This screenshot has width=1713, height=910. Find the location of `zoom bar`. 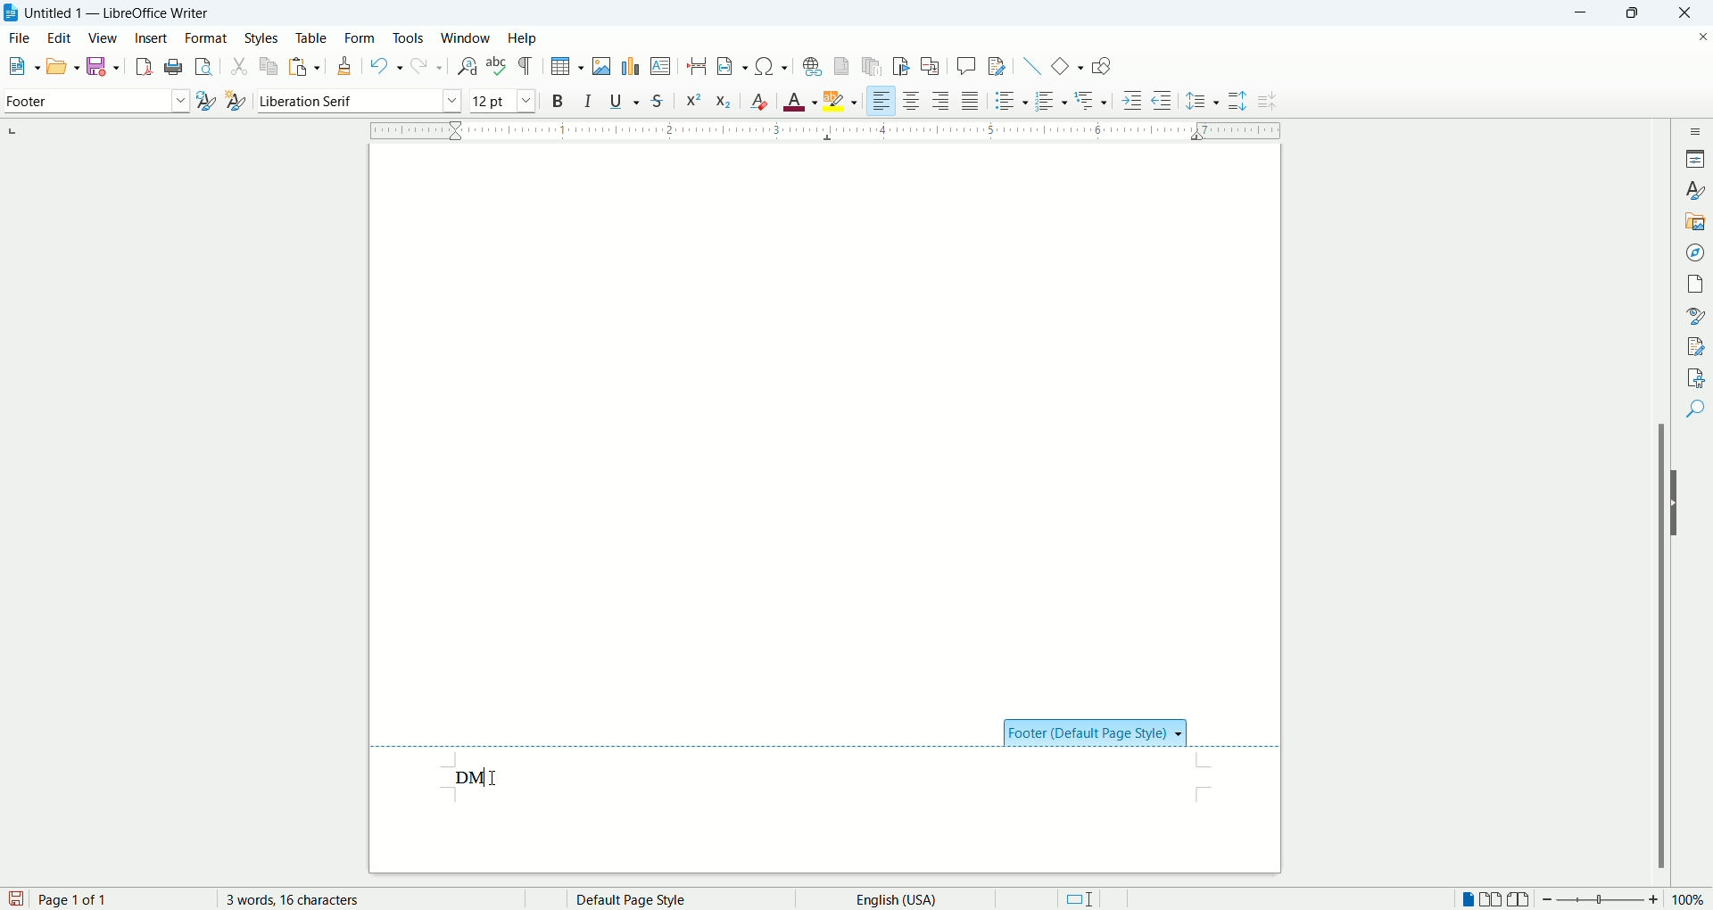

zoom bar is located at coordinates (1600, 900).